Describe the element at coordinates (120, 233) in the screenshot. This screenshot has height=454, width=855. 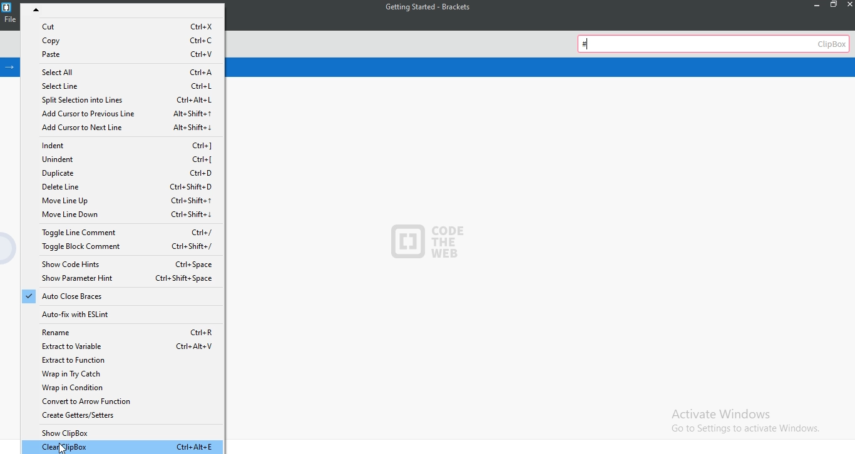
I see `Toggle Line Comment` at that location.